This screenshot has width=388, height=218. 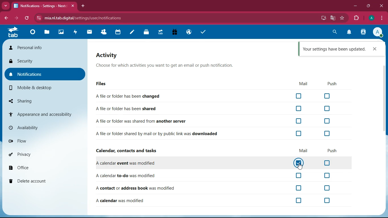 I want to click on availability, so click(x=45, y=128).